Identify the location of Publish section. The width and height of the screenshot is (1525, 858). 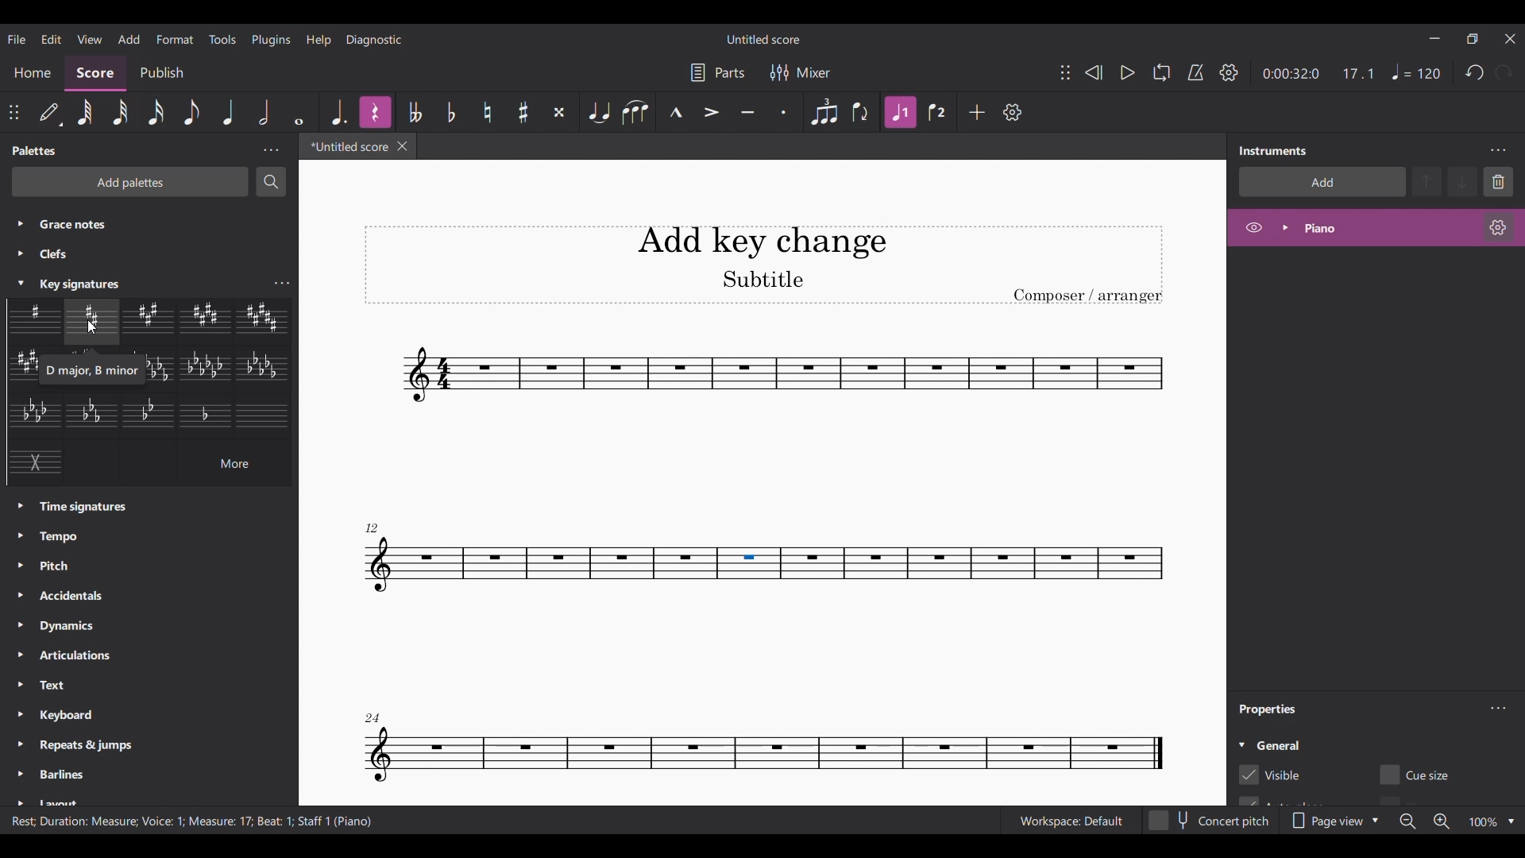
(162, 73).